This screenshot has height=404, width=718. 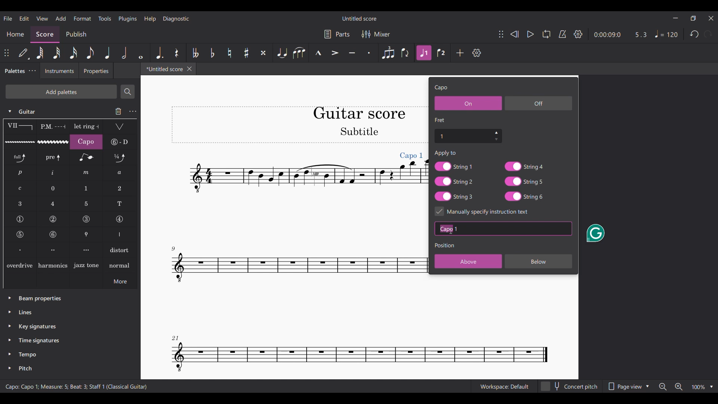 I want to click on 8th note, so click(x=90, y=53).